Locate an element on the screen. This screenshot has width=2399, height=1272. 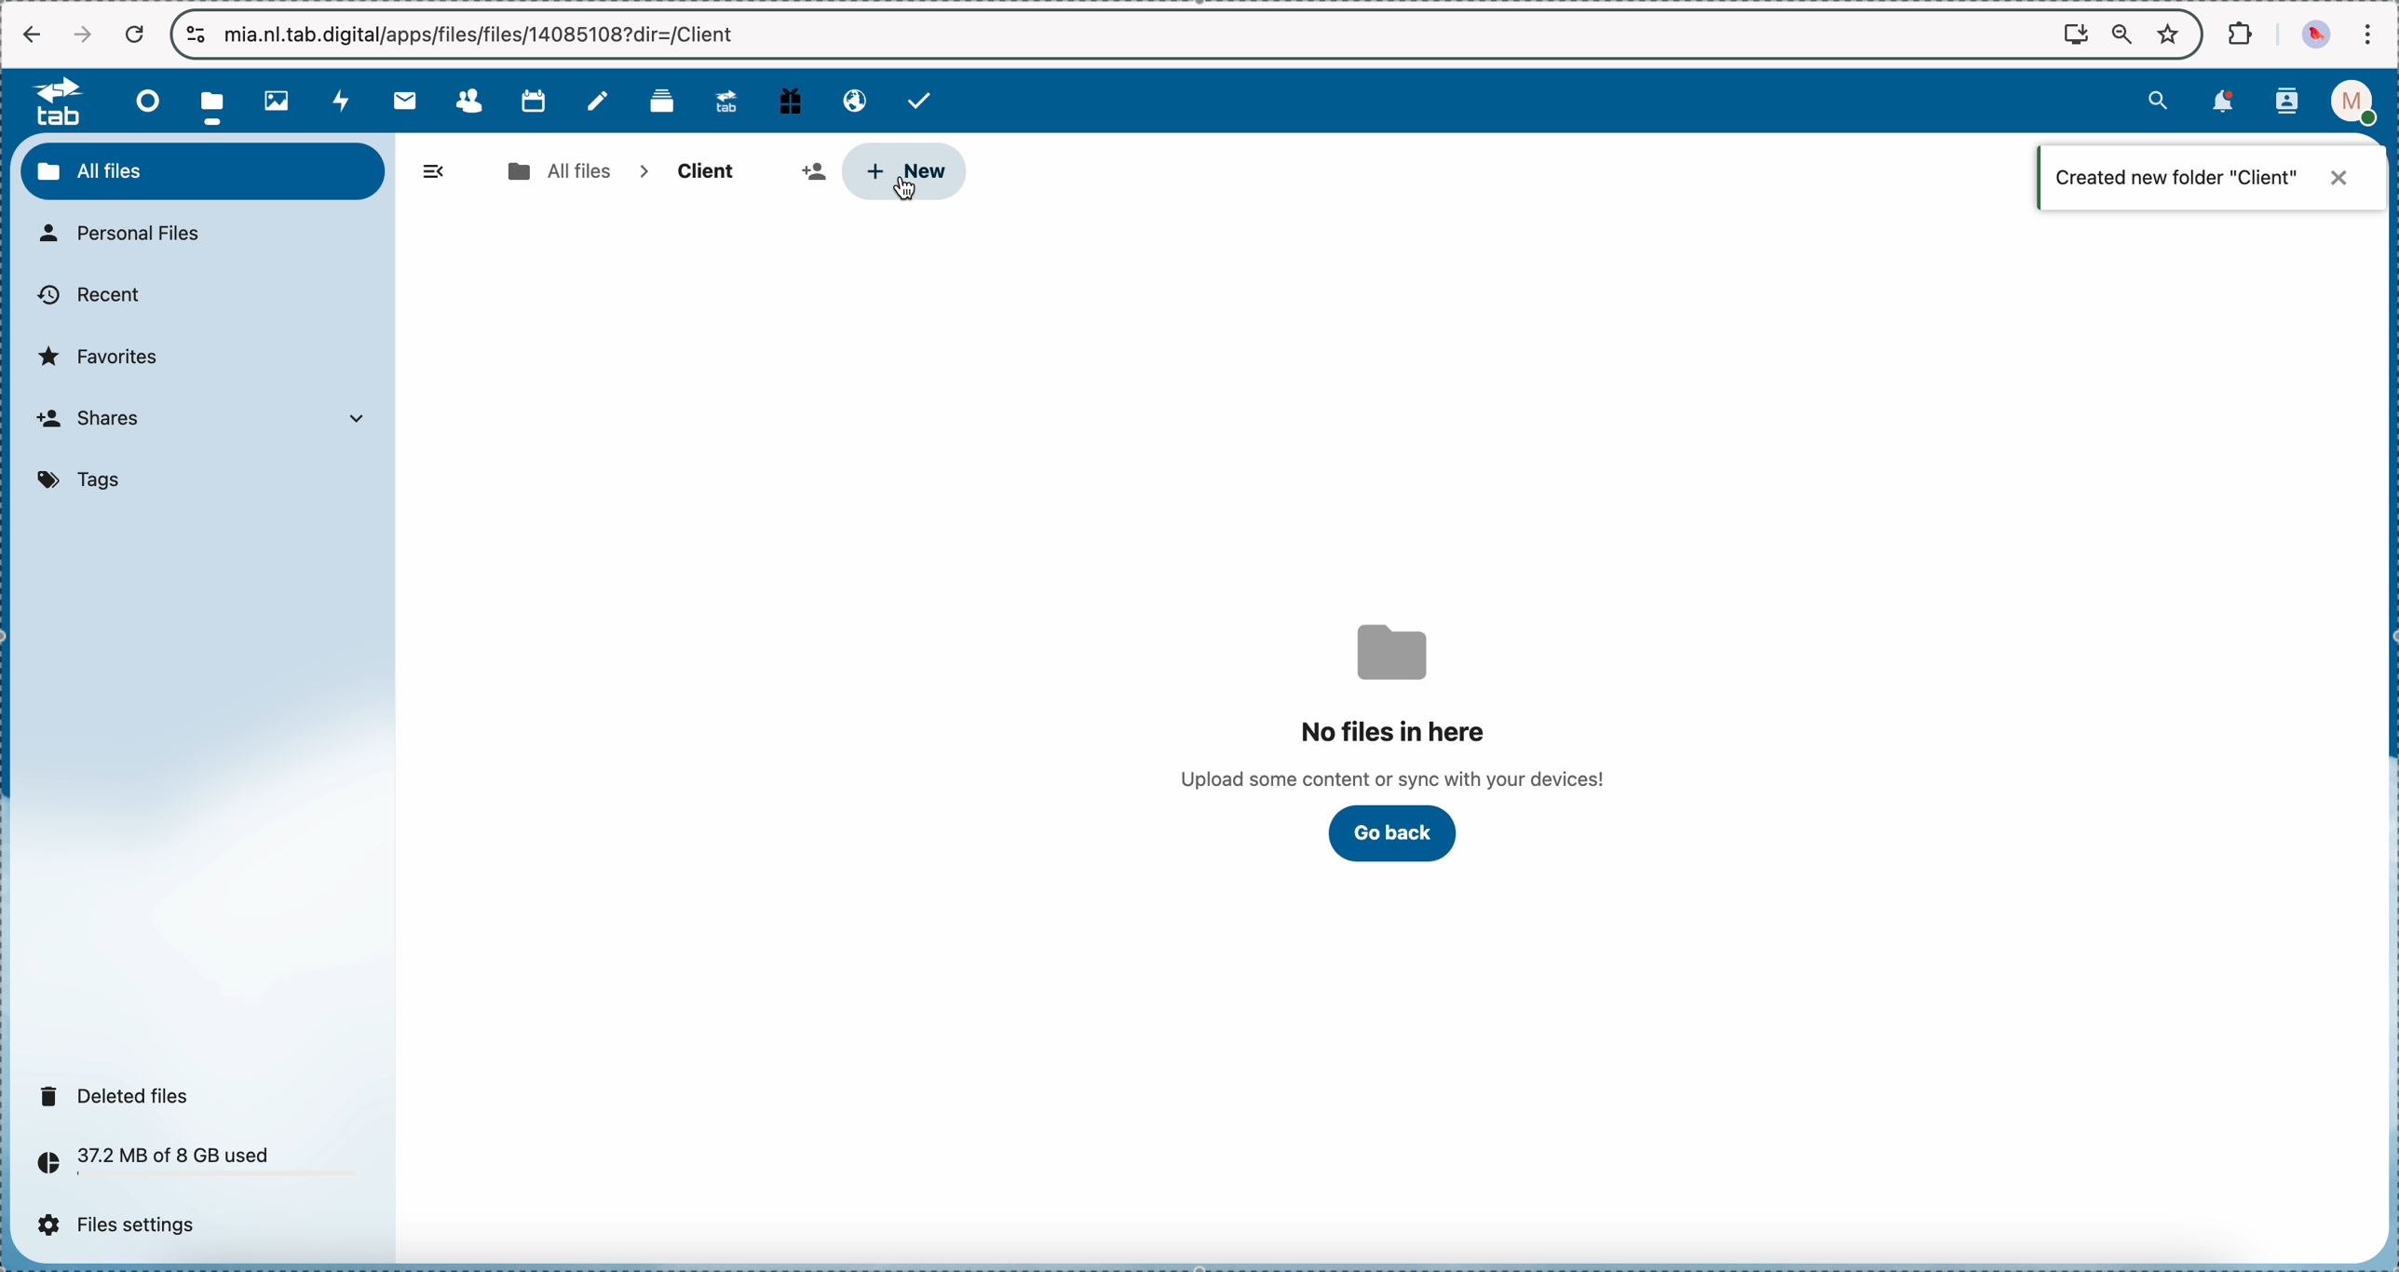
contacts is located at coordinates (468, 101).